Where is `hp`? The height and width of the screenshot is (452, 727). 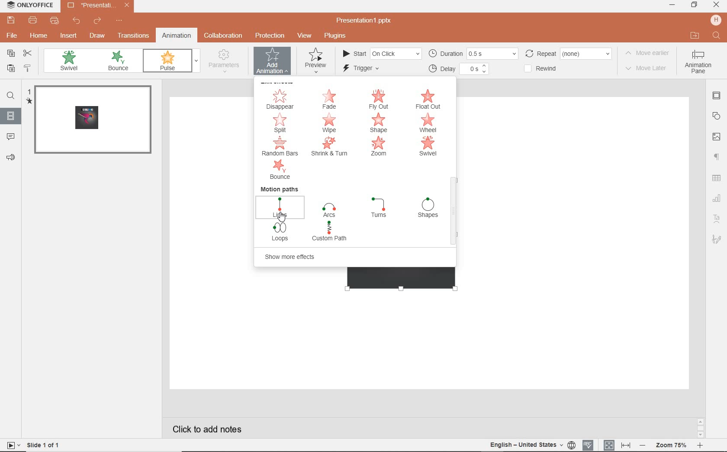 hp is located at coordinates (716, 20).